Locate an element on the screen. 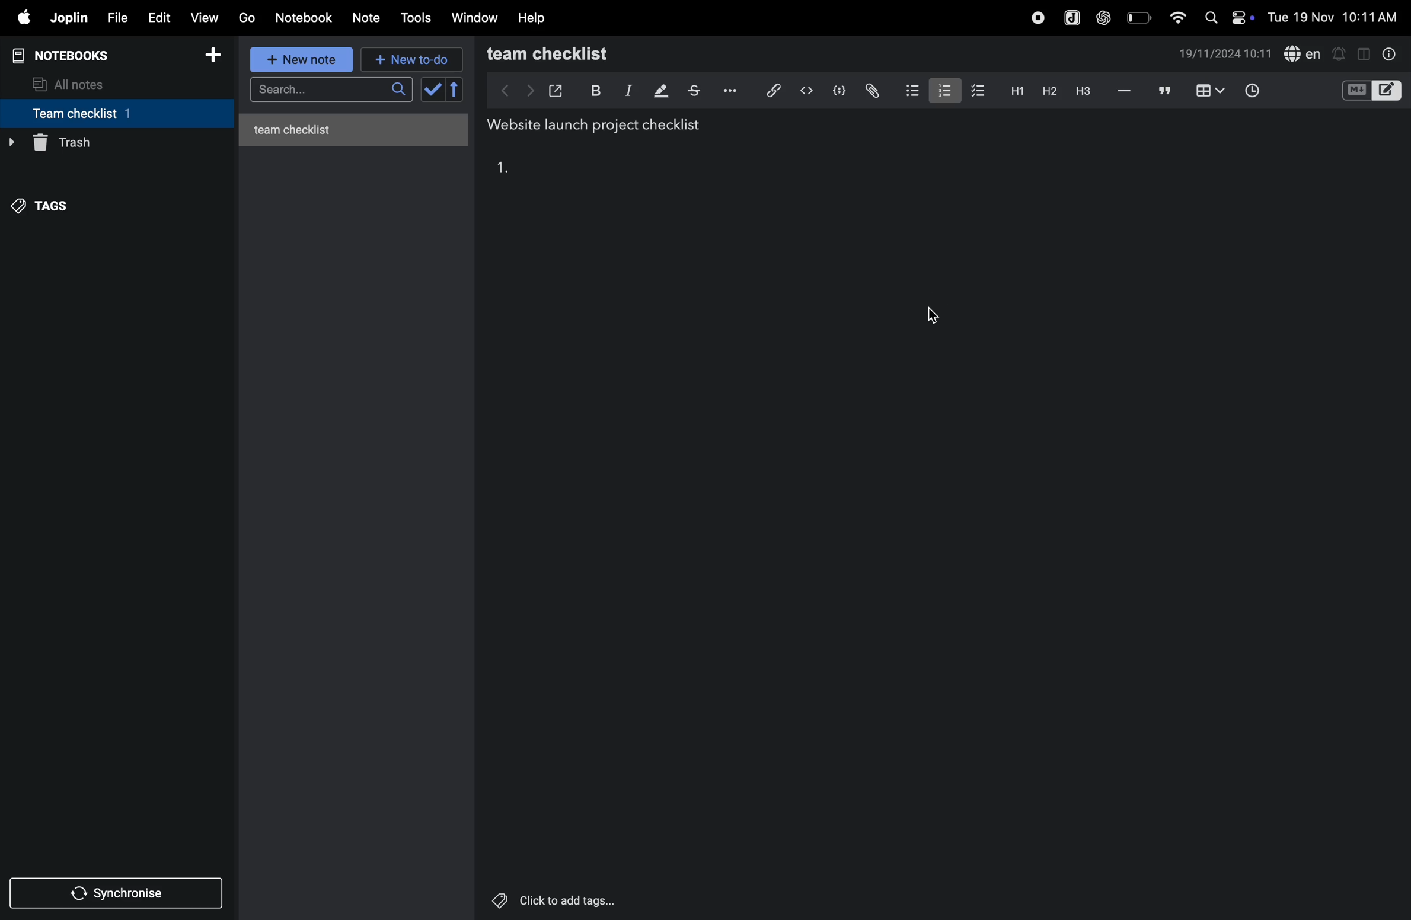 The width and height of the screenshot is (1411, 920). new to d0 is located at coordinates (410, 60).